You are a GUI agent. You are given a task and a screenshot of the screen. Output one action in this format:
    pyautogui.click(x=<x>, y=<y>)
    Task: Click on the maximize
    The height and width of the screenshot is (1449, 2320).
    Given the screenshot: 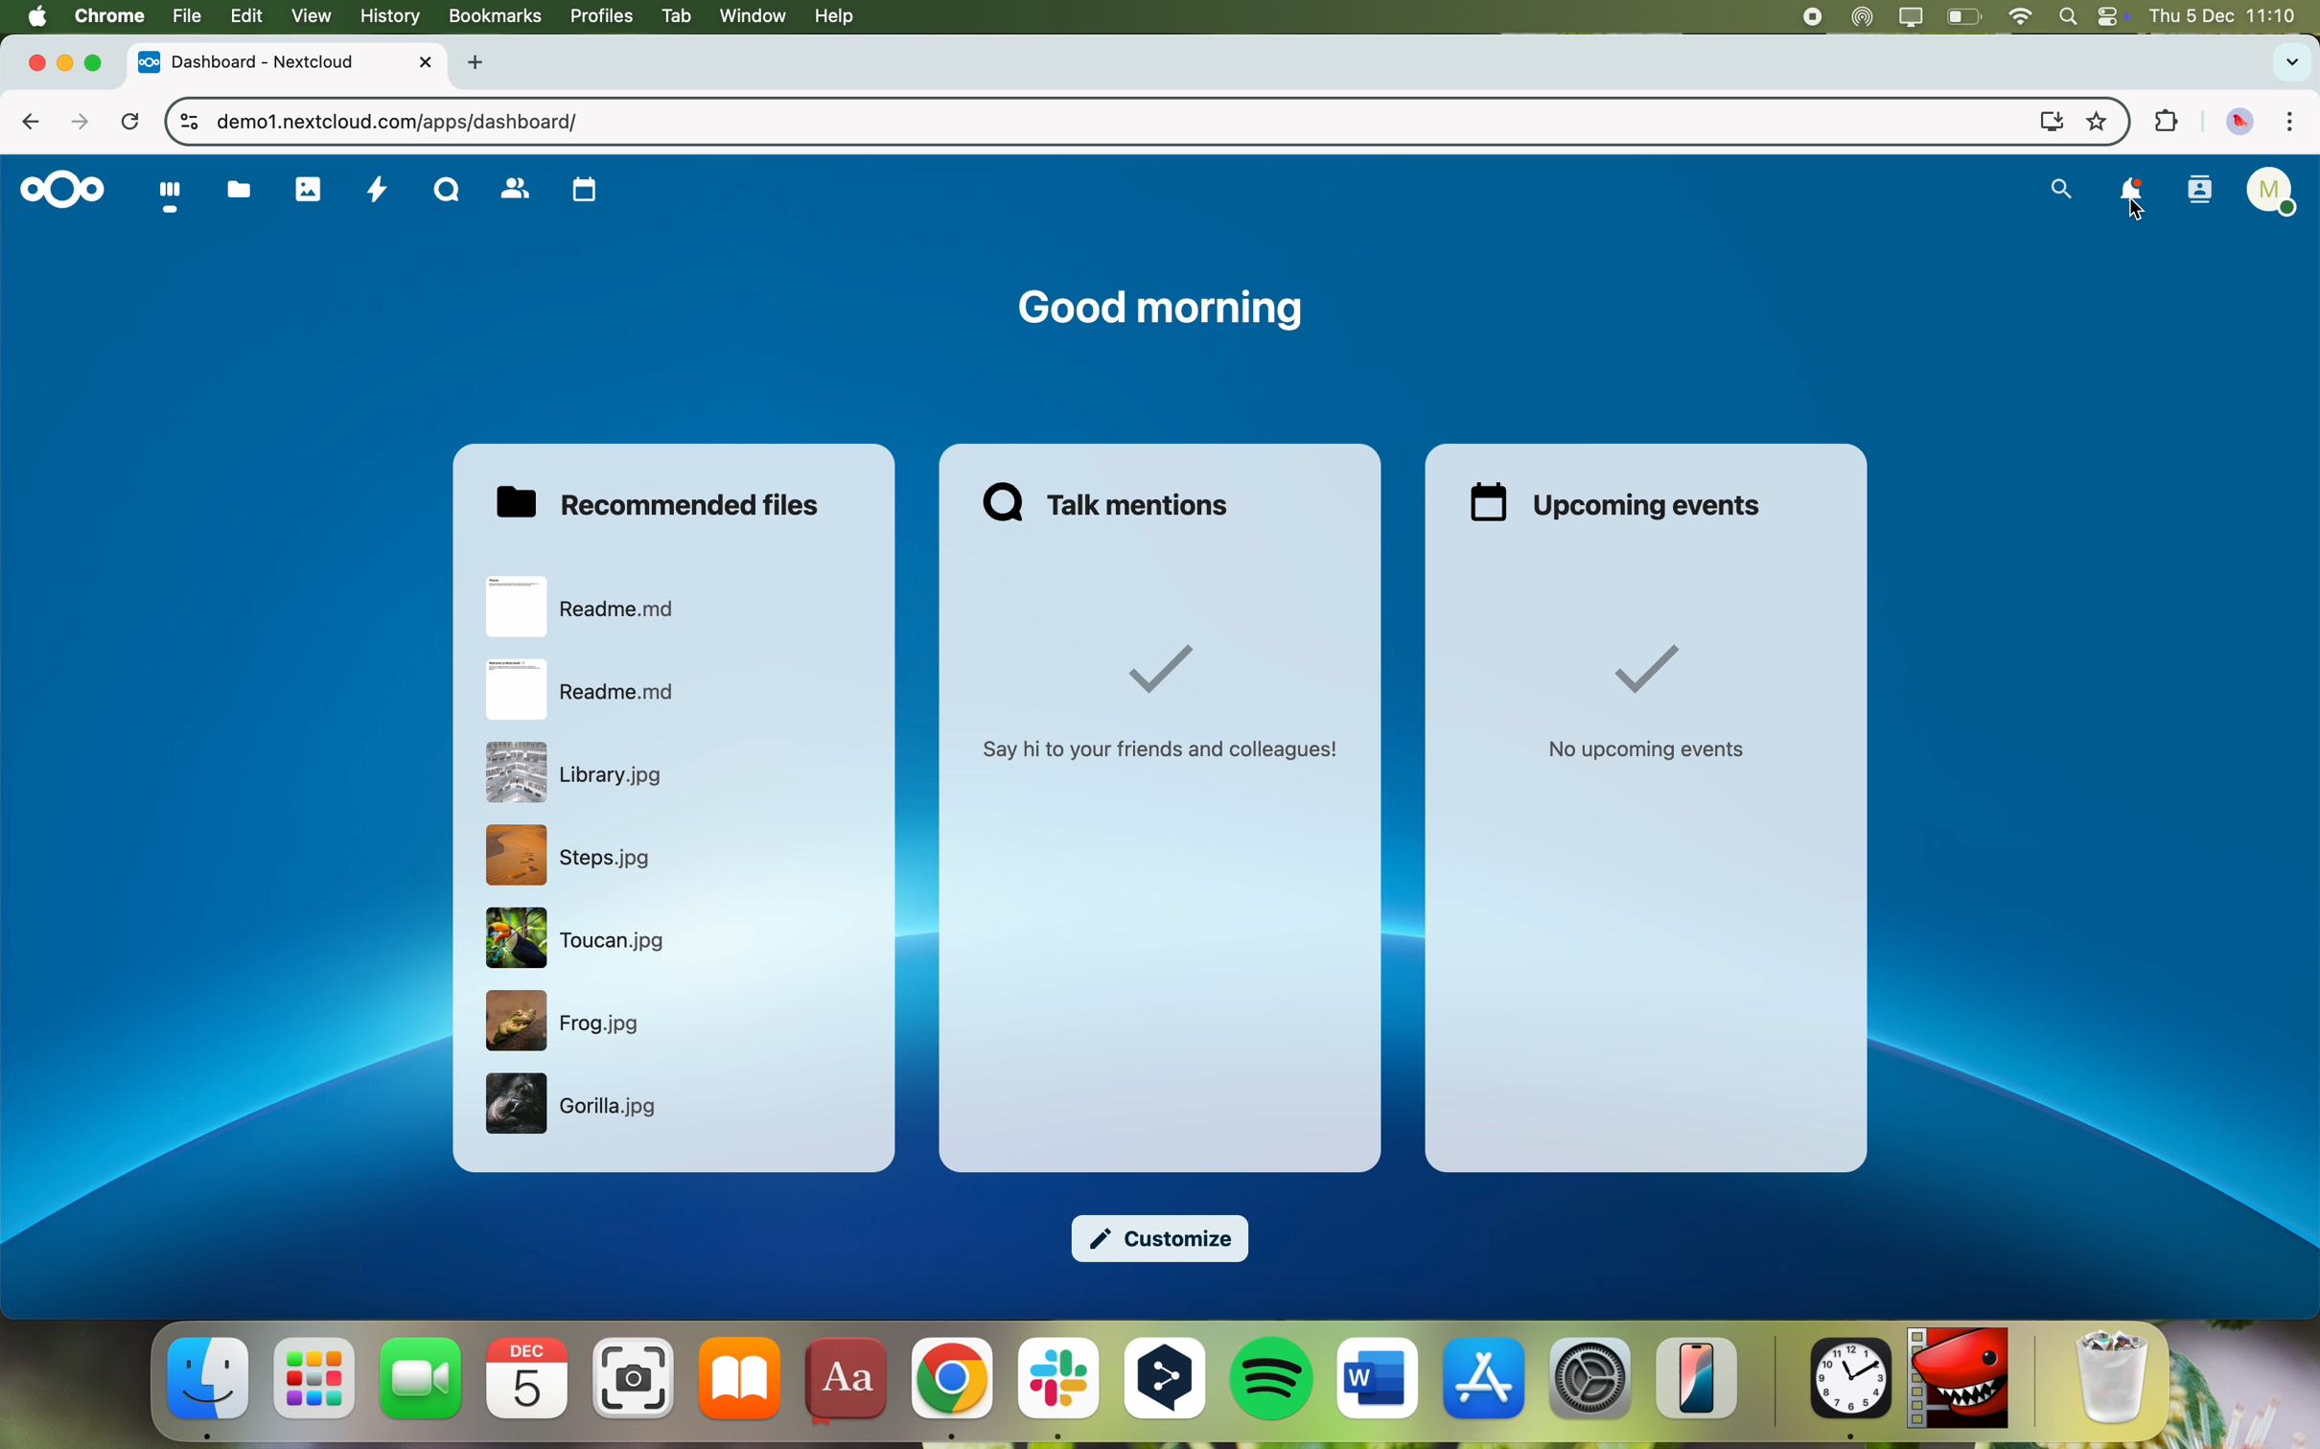 What is the action you would take?
    pyautogui.click(x=100, y=64)
    